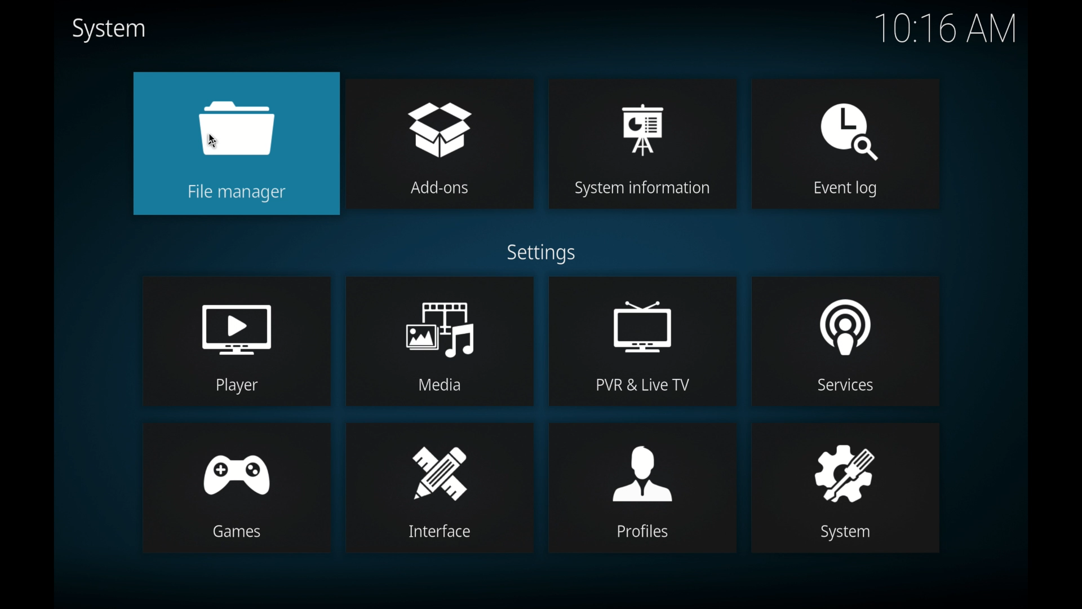 The height and width of the screenshot is (609, 1082). I want to click on system information, so click(642, 144).